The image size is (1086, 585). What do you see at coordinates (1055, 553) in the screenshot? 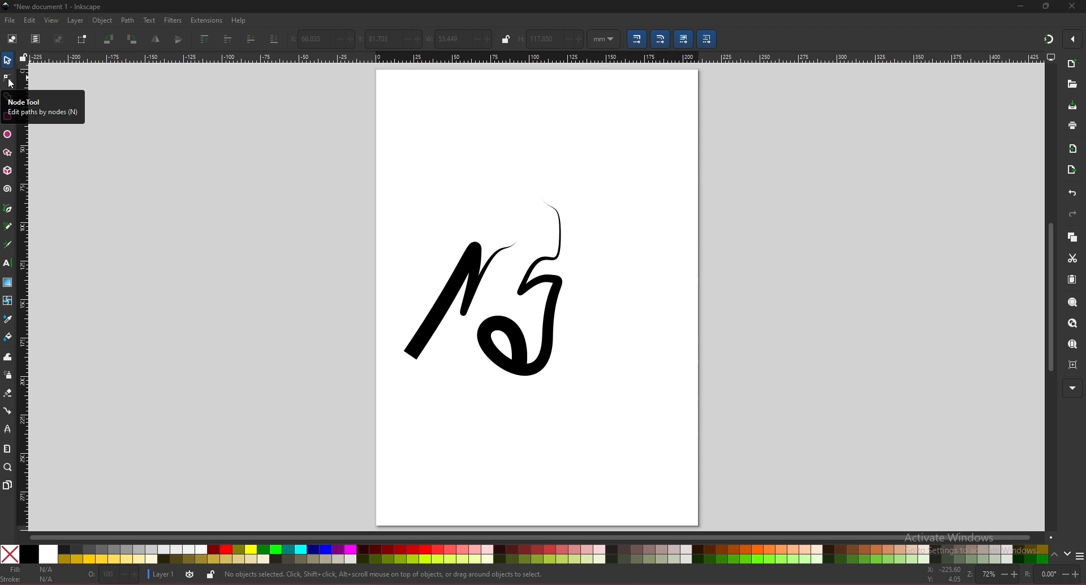
I see `up` at bounding box center [1055, 553].